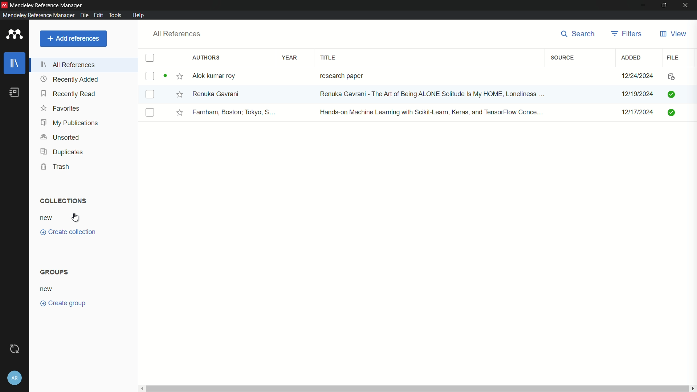 Image resolution: width=697 pixels, height=392 pixels. What do you see at coordinates (83, 15) in the screenshot?
I see `file menu` at bounding box center [83, 15].